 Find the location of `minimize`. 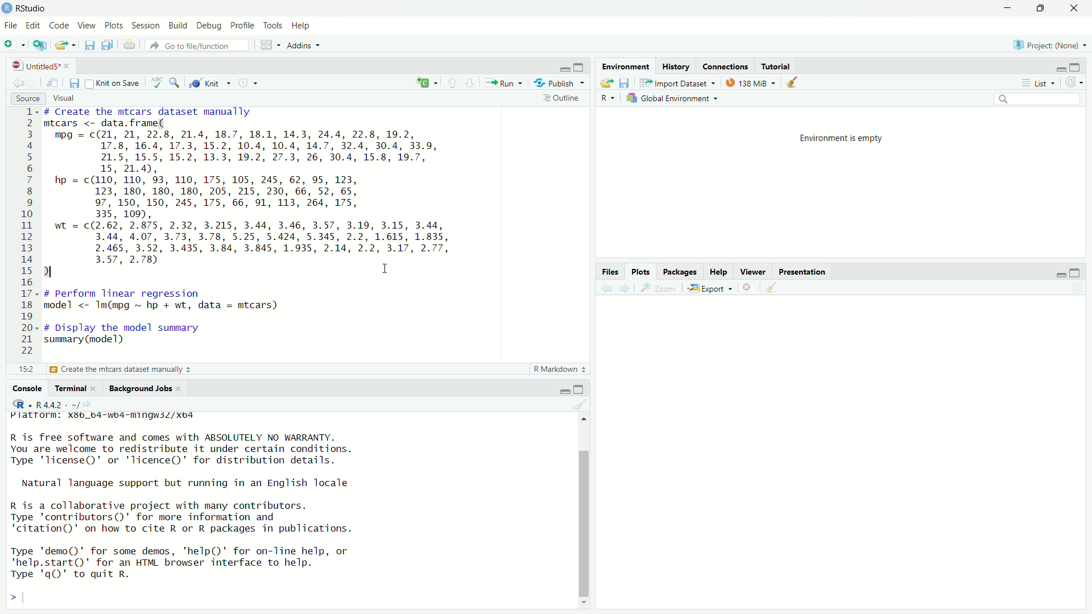

minimize is located at coordinates (1008, 8).